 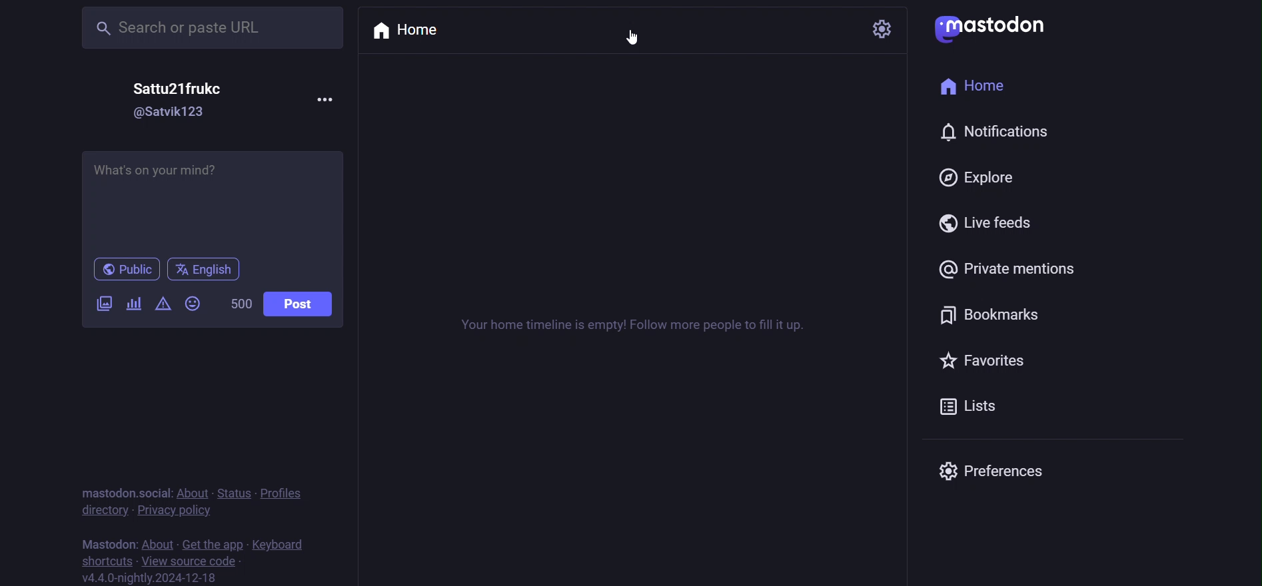 What do you see at coordinates (163, 302) in the screenshot?
I see `content warning` at bounding box center [163, 302].